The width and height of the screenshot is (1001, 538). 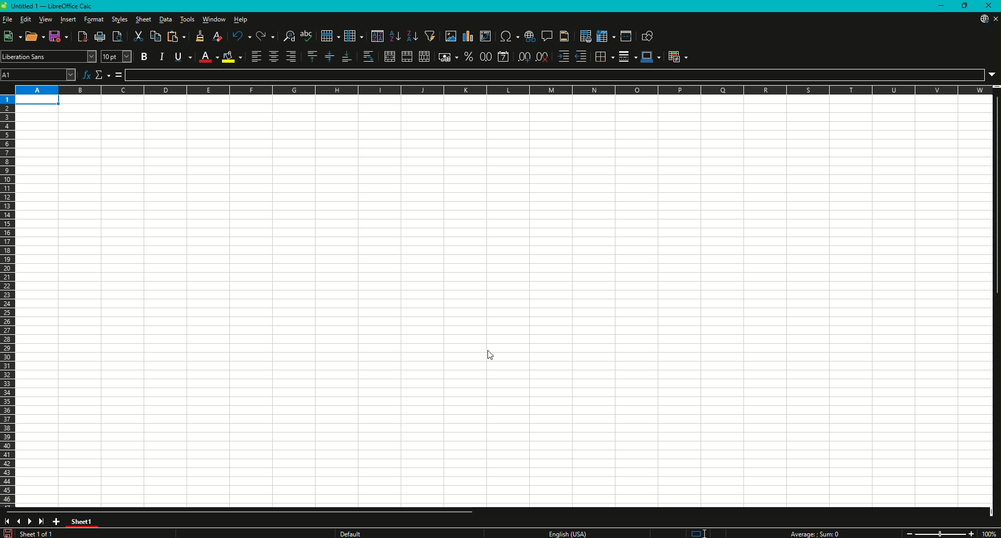 What do you see at coordinates (42, 56) in the screenshot?
I see `Font` at bounding box center [42, 56].